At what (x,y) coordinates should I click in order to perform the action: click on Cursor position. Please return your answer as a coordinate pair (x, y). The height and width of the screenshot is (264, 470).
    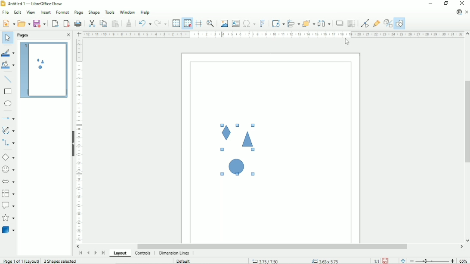
    Looking at the image, I should click on (297, 261).